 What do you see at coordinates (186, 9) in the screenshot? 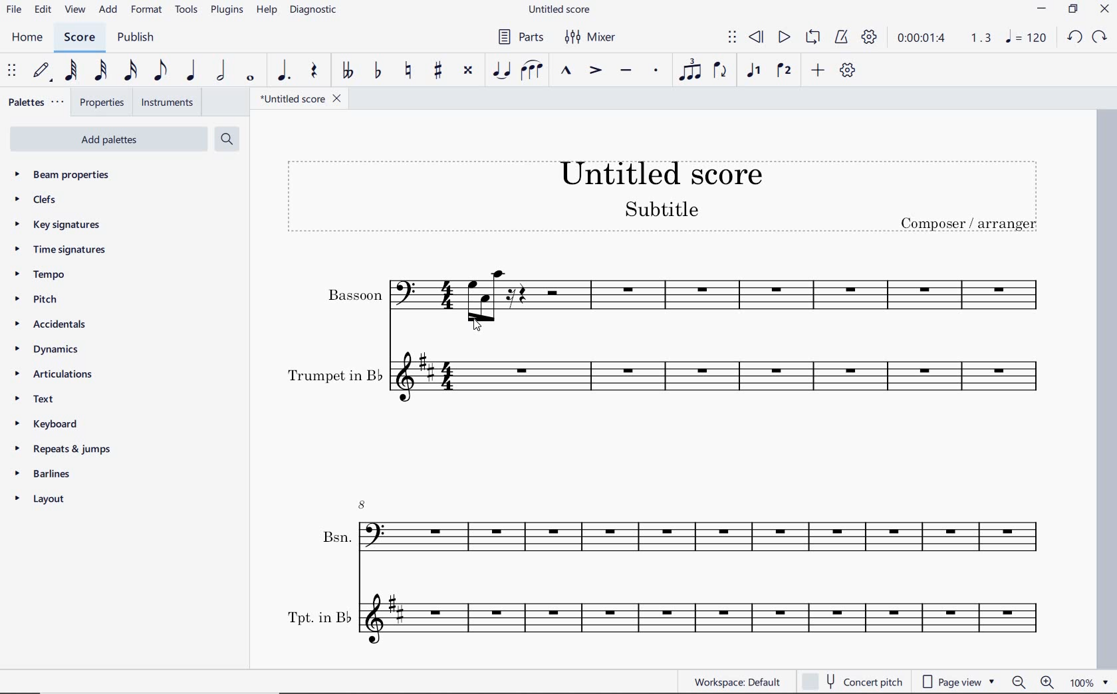
I see `tools` at bounding box center [186, 9].